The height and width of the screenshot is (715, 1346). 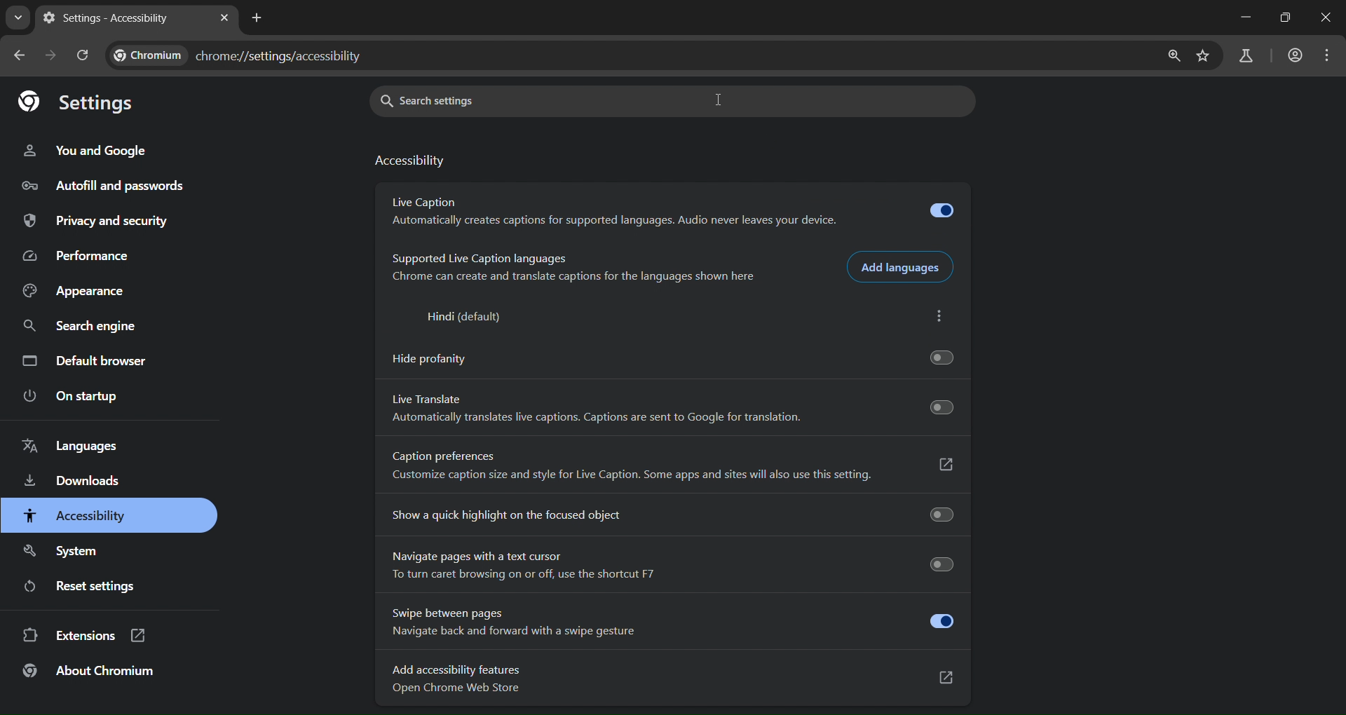 I want to click on autofill and passwords, so click(x=100, y=184).